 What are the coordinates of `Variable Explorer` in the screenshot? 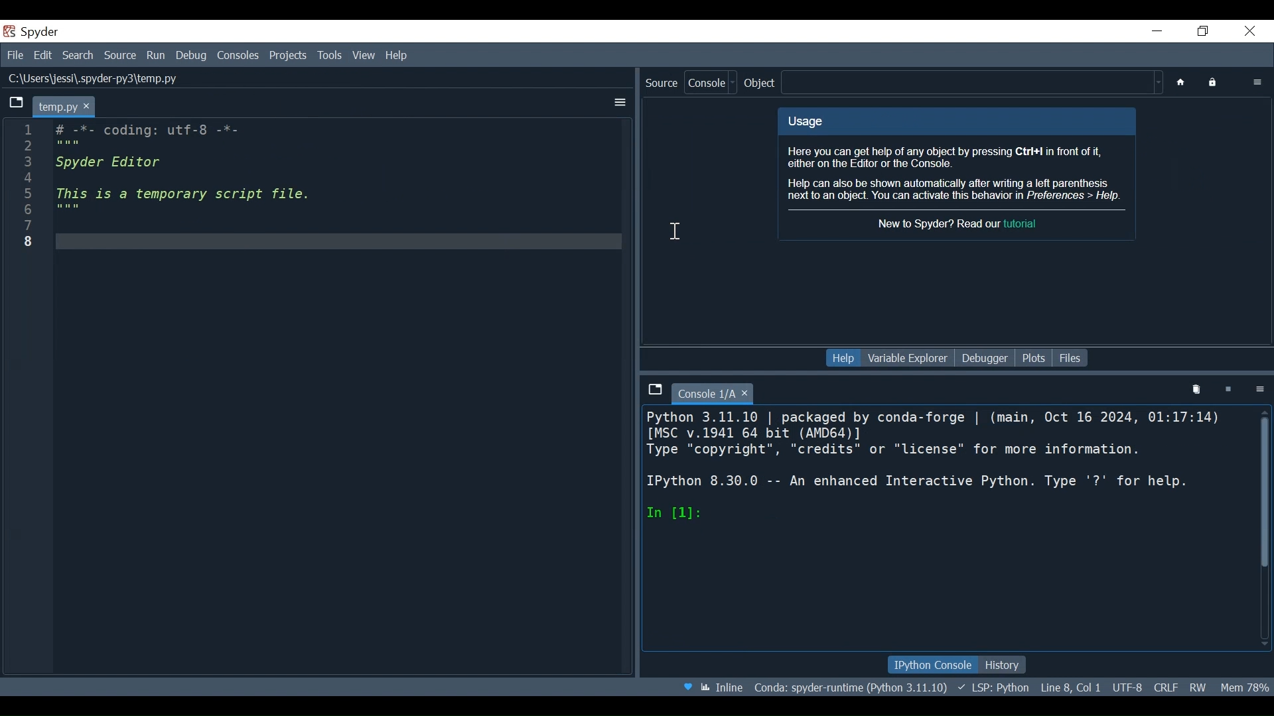 It's located at (911, 357).